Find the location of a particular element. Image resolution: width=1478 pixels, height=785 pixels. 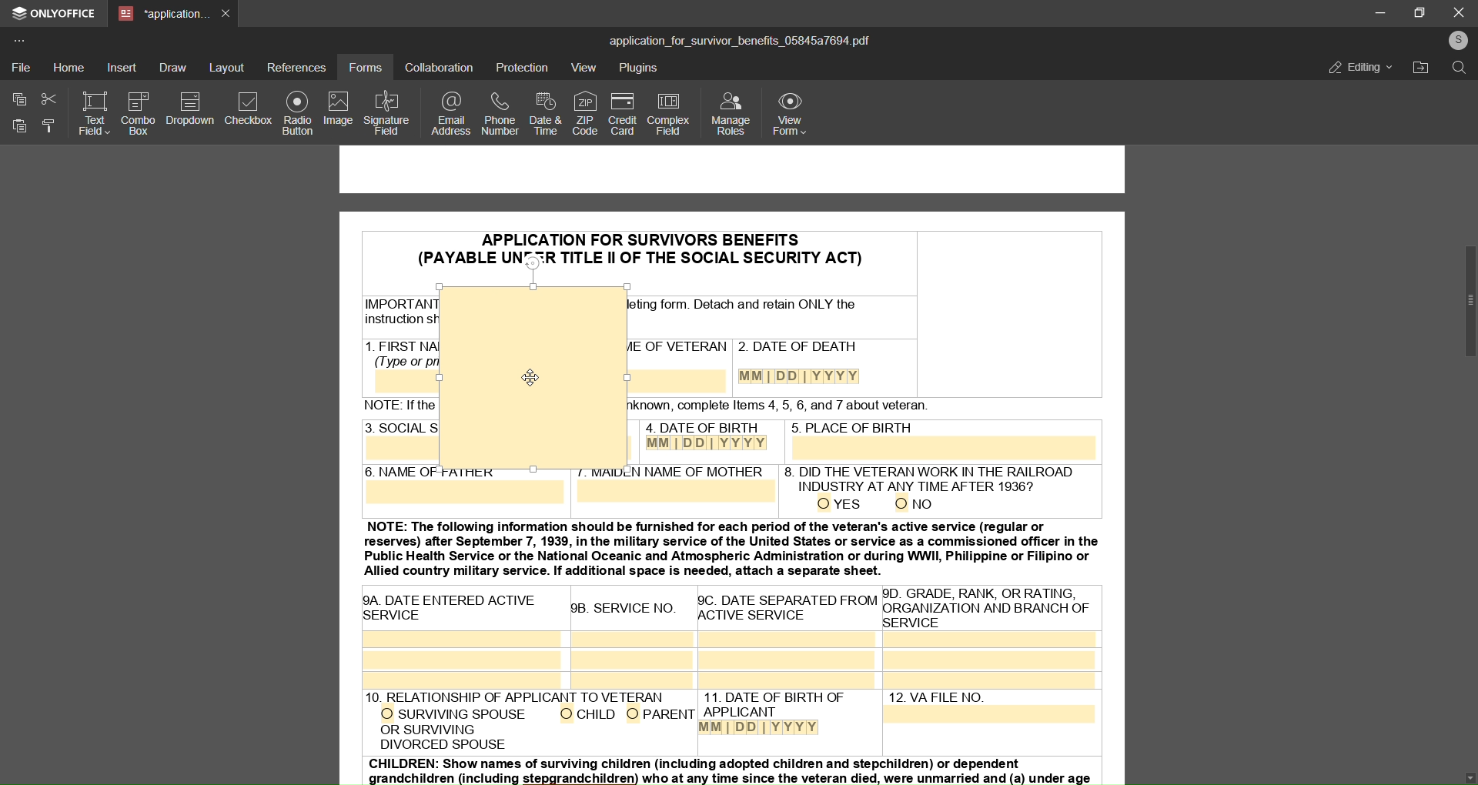

check box is located at coordinates (249, 111).